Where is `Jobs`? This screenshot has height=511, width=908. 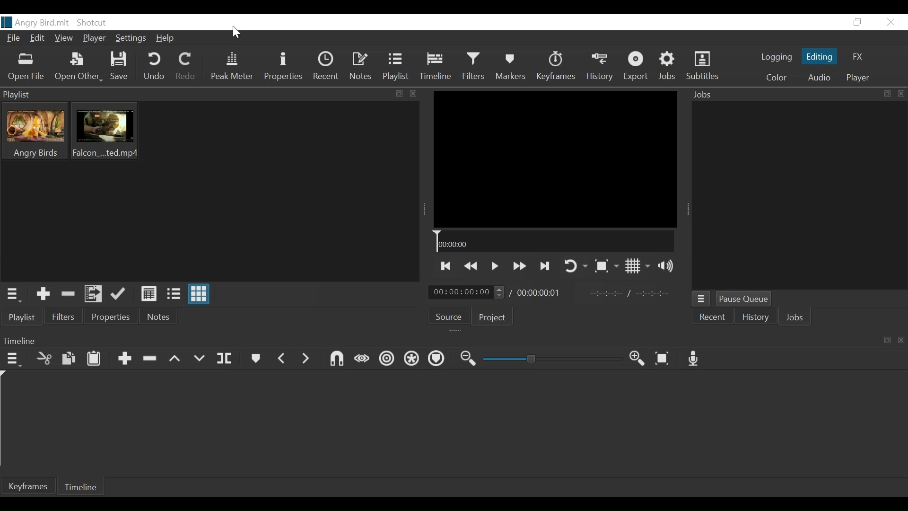 Jobs is located at coordinates (668, 66).